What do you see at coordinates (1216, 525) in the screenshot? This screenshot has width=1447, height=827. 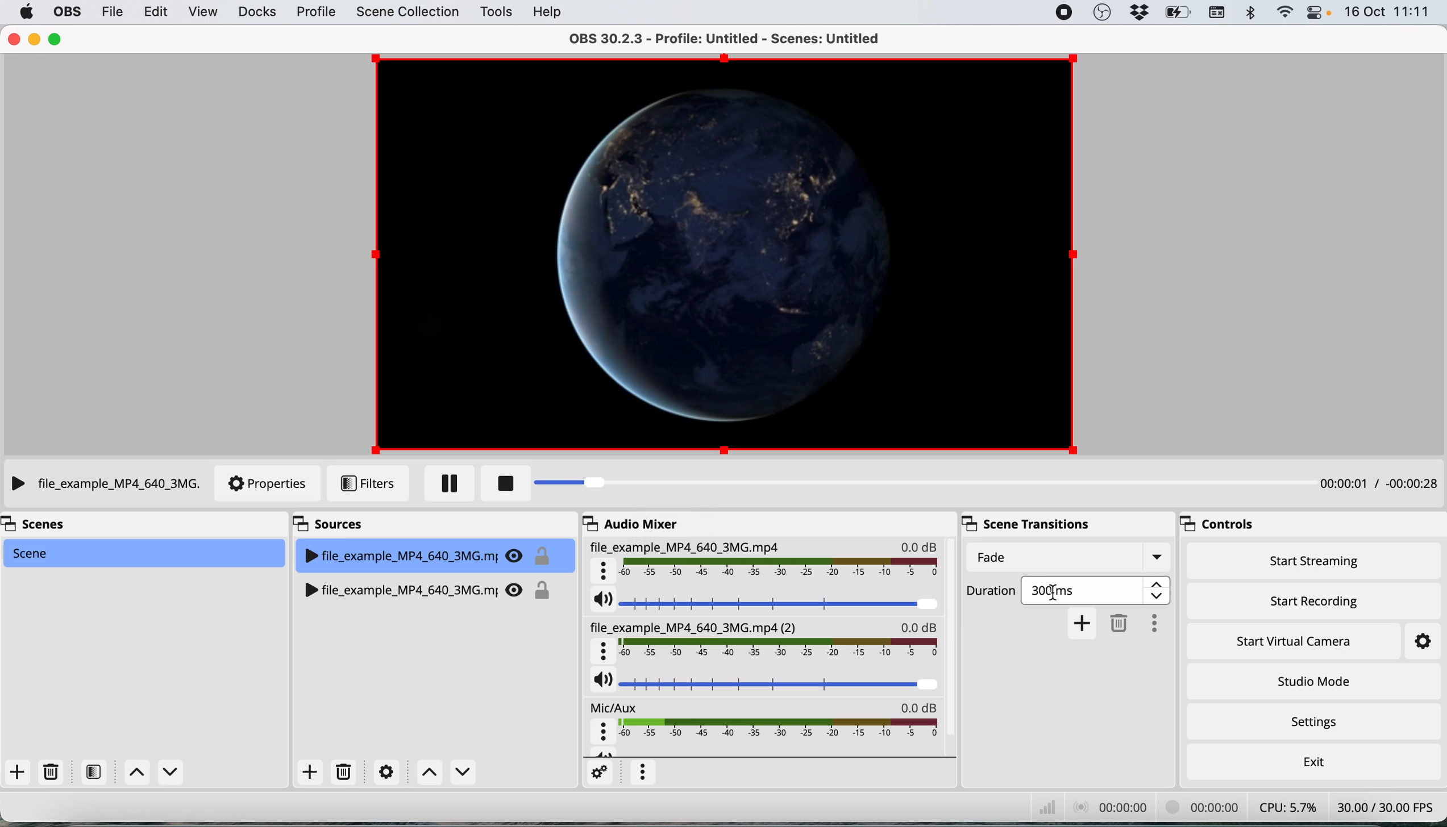 I see `controls` at bounding box center [1216, 525].